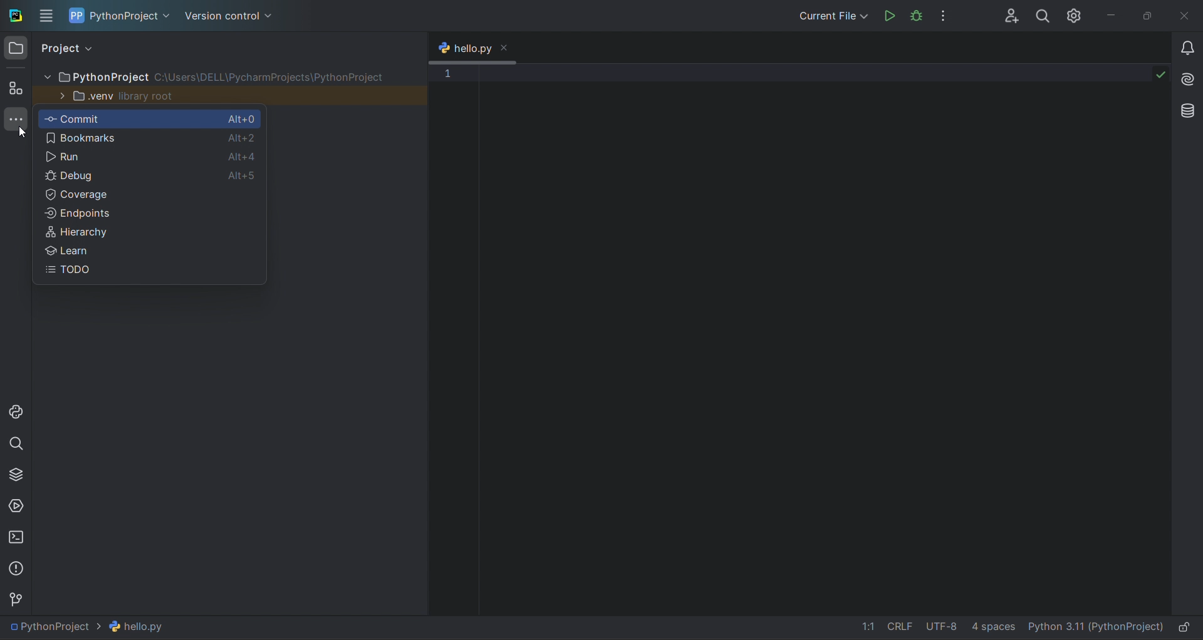 The height and width of the screenshot is (640, 1203). Describe the element at coordinates (243, 138) in the screenshot. I see `Alt+2` at that location.